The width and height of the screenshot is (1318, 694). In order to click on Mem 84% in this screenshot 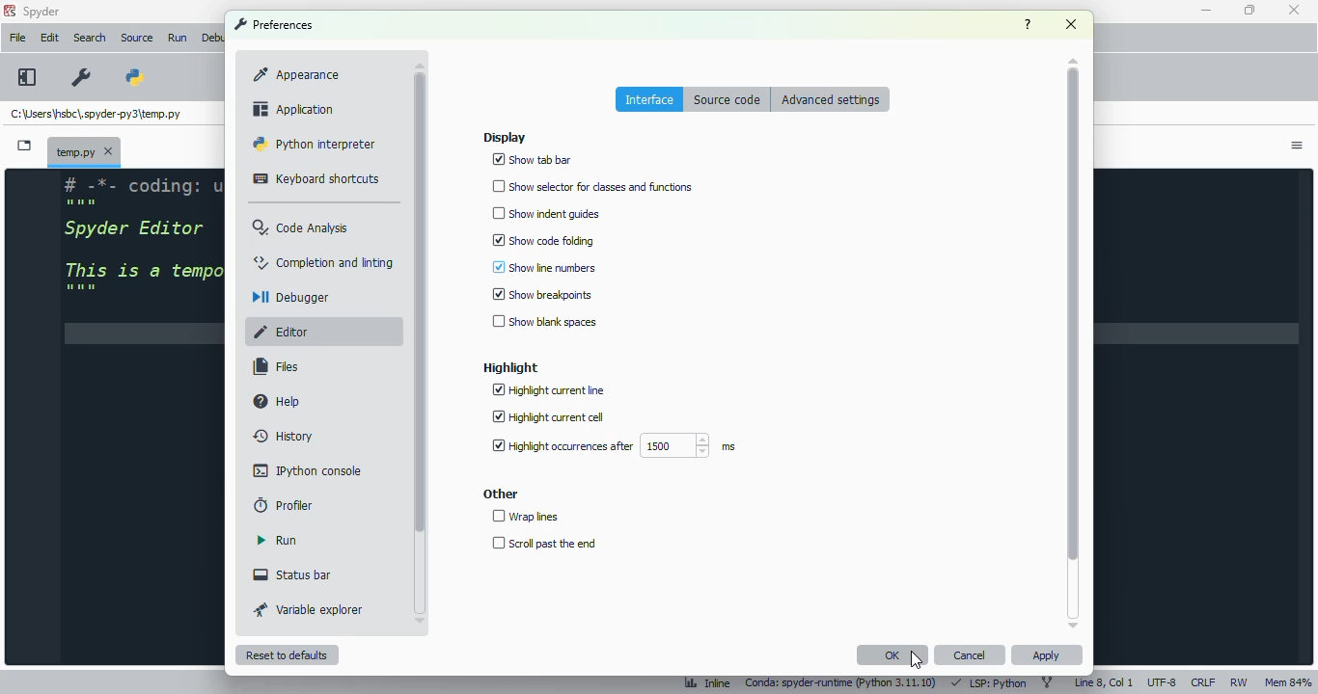, I will do `click(1289, 680)`.